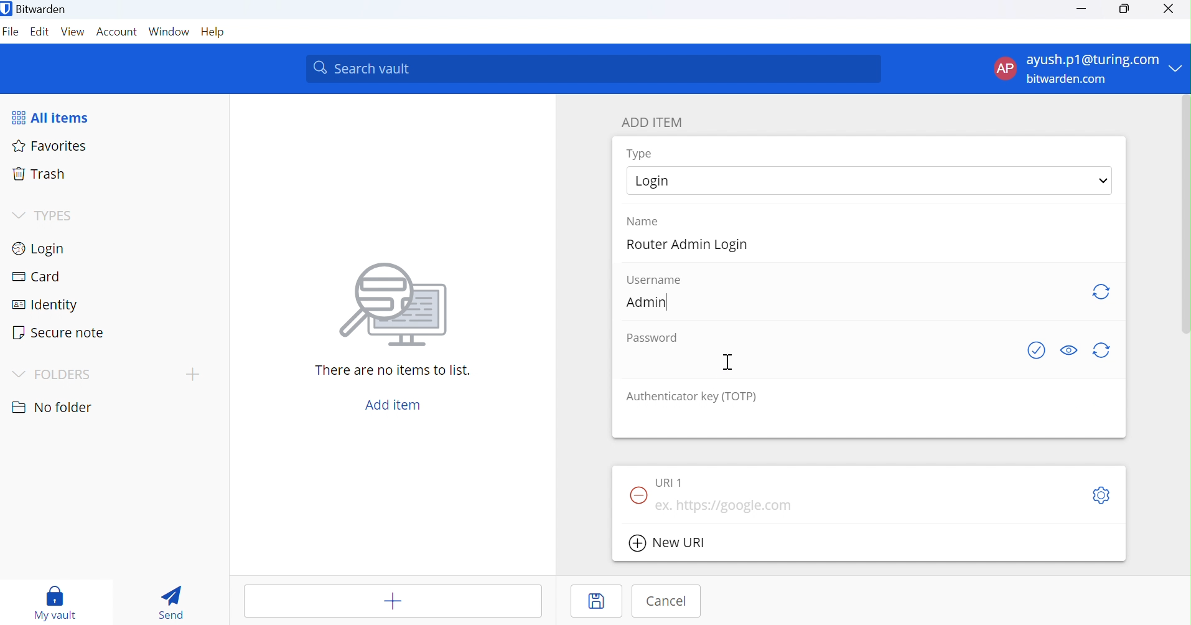  Describe the element at coordinates (1104, 352) in the screenshot. I see `Regenerate password` at that location.